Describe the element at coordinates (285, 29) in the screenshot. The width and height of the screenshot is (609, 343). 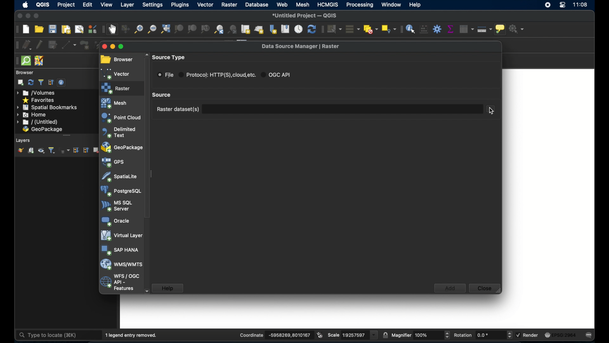
I see `show spatial bookmarks` at that location.